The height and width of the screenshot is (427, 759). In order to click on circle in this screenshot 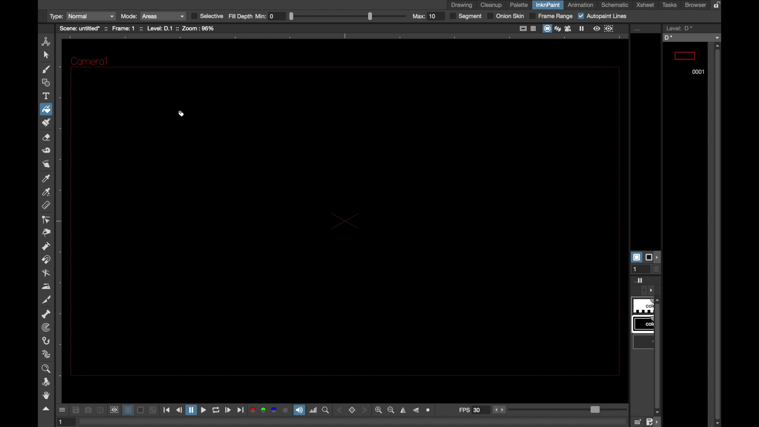, I will do `click(285, 410)`.